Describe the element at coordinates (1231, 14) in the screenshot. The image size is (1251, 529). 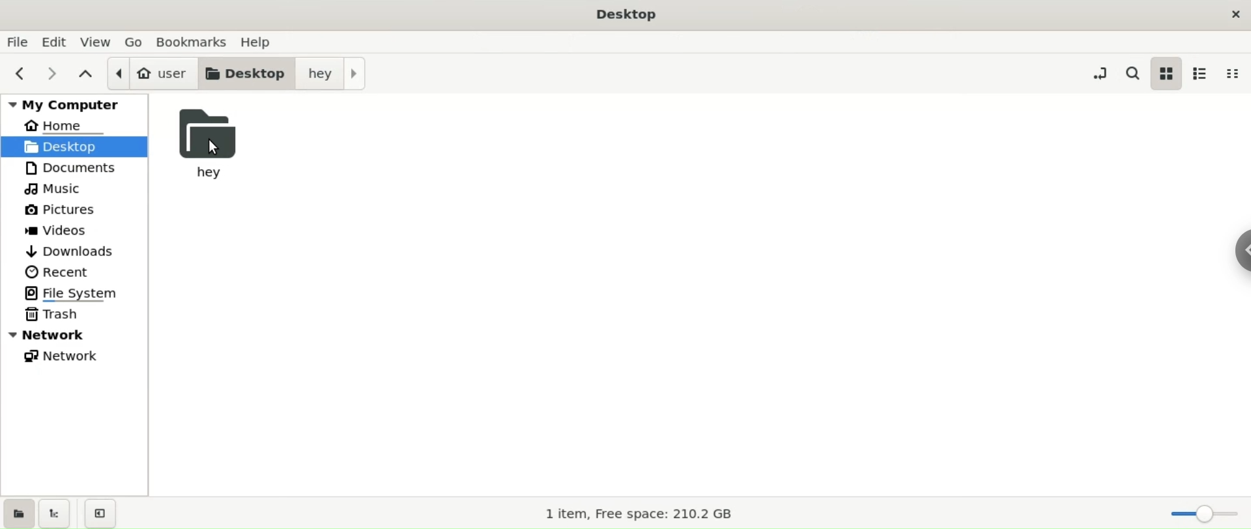
I see `close` at that location.